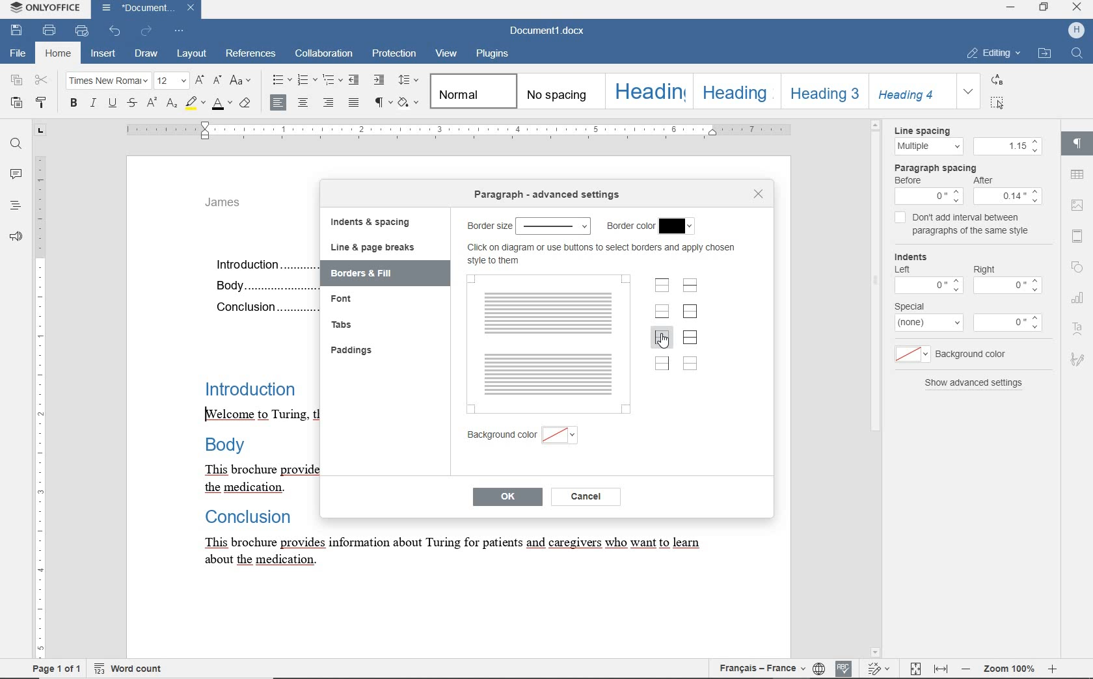  Describe the element at coordinates (355, 80) in the screenshot. I see `decrease indent` at that location.